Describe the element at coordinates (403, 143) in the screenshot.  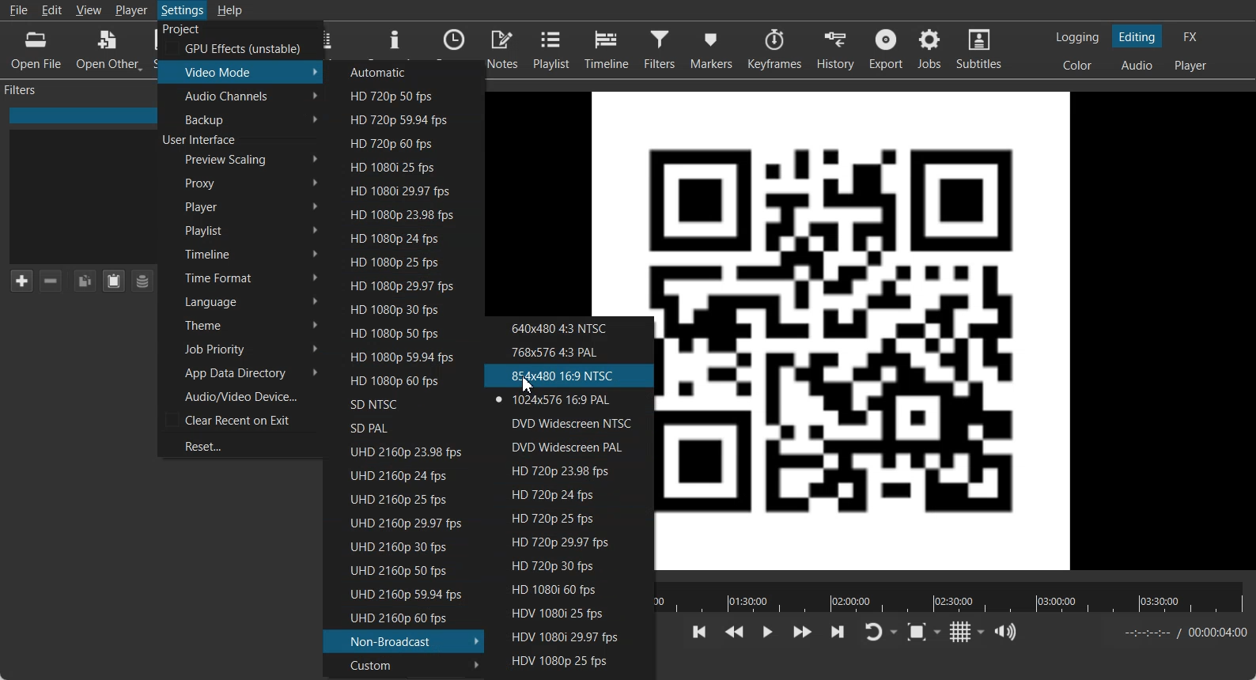
I see `HD 720p 60 fps` at that location.